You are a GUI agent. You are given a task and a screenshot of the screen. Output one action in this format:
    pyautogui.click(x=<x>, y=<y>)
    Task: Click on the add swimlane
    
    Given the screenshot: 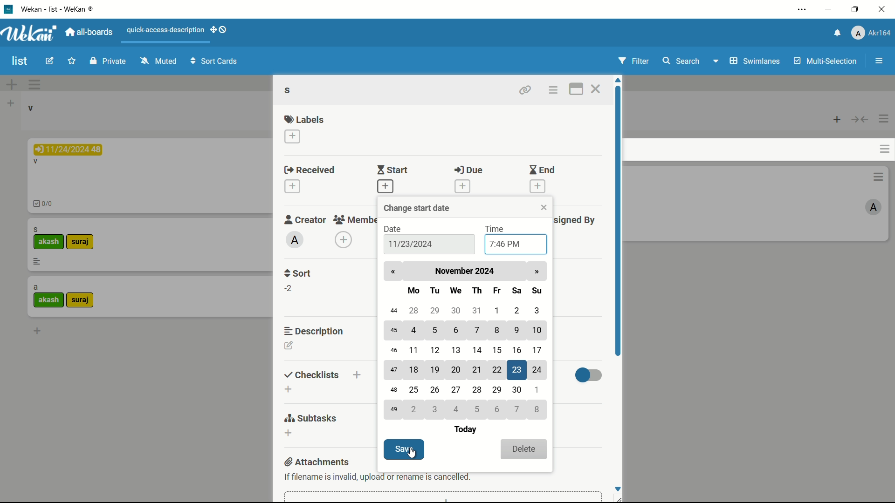 What is the action you would take?
    pyautogui.click(x=12, y=85)
    